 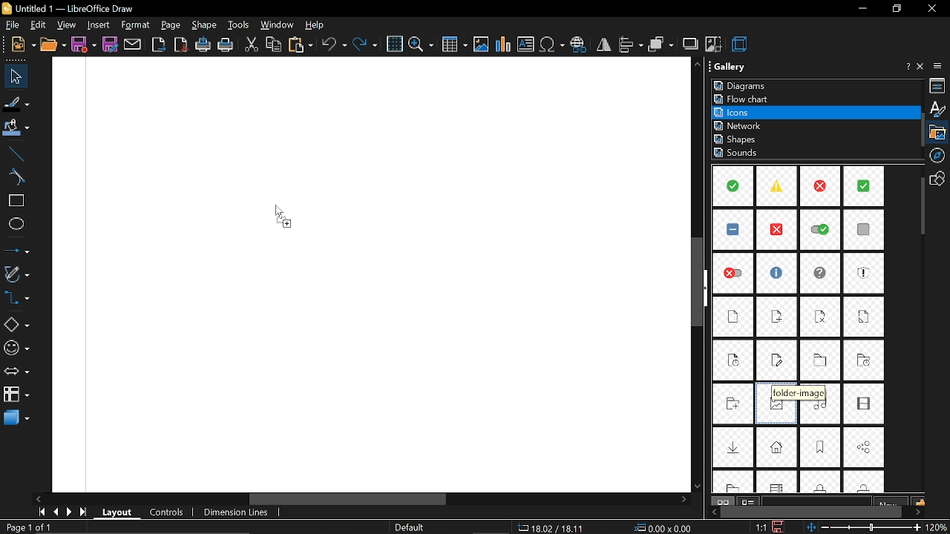 What do you see at coordinates (226, 44) in the screenshot?
I see `print` at bounding box center [226, 44].